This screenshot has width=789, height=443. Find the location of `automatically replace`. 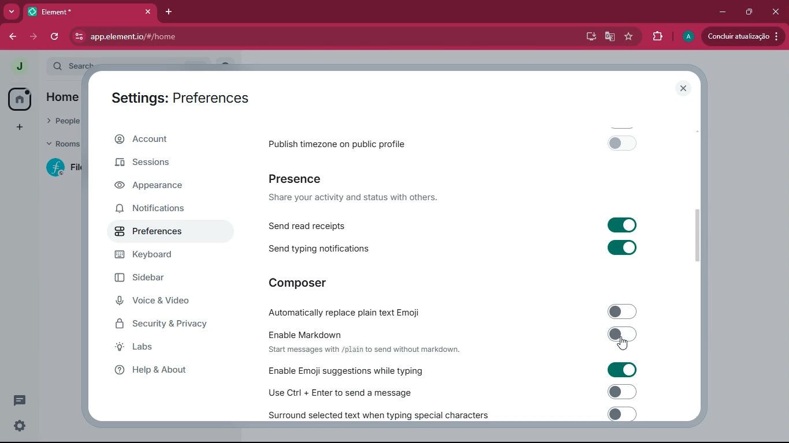

automatically replace is located at coordinates (453, 310).